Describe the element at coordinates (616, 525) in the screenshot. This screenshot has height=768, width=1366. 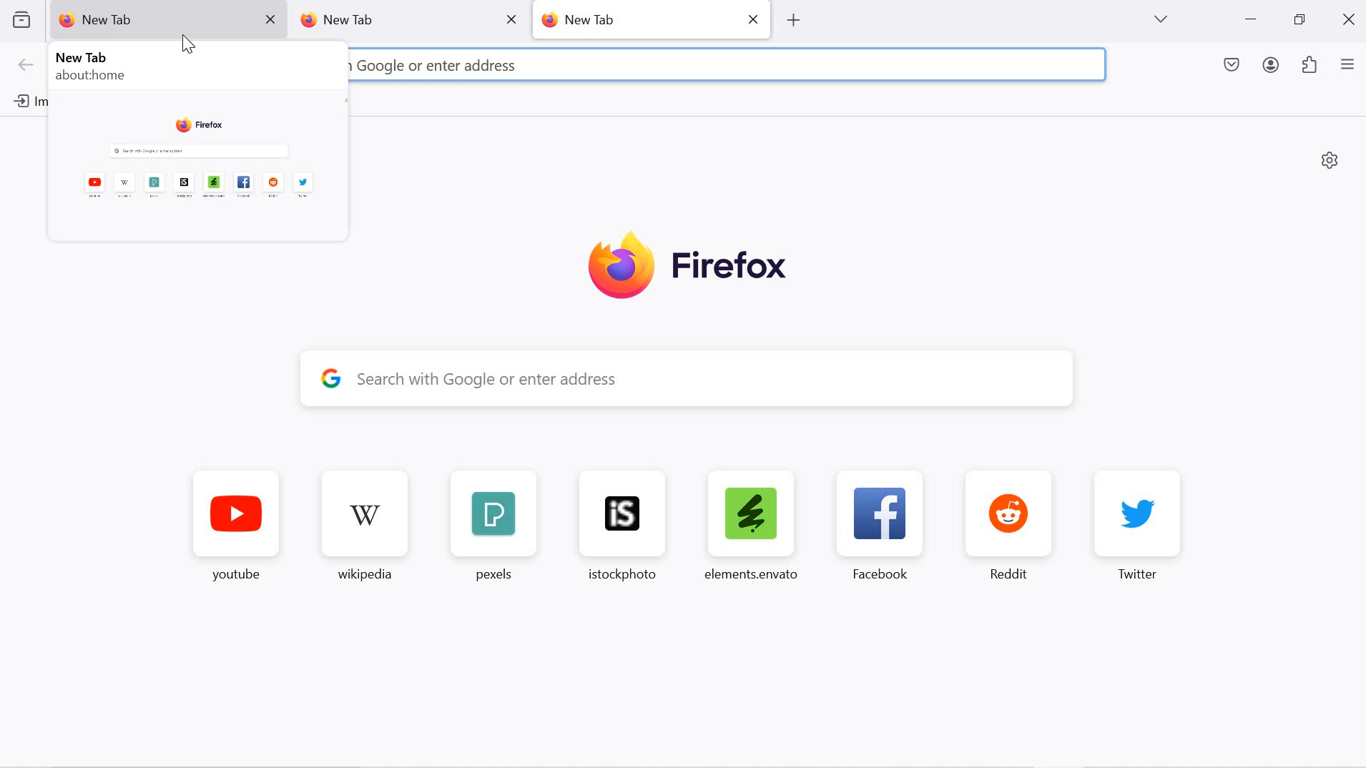
I see `istockphoto favorite` at that location.